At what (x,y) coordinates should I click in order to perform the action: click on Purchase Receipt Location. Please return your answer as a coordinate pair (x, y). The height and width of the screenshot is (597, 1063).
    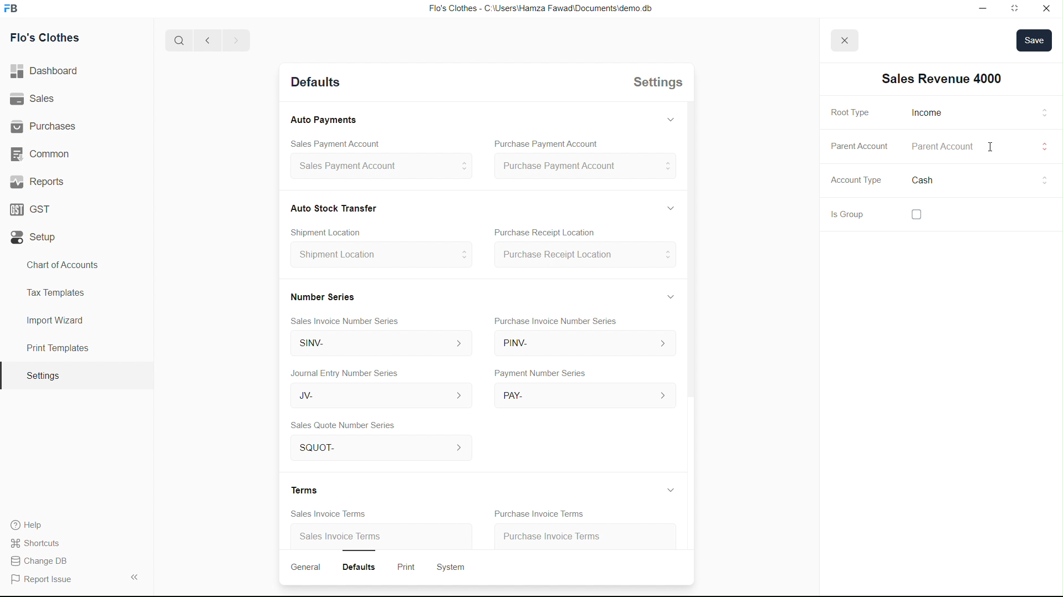
    Looking at the image, I should click on (558, 233).